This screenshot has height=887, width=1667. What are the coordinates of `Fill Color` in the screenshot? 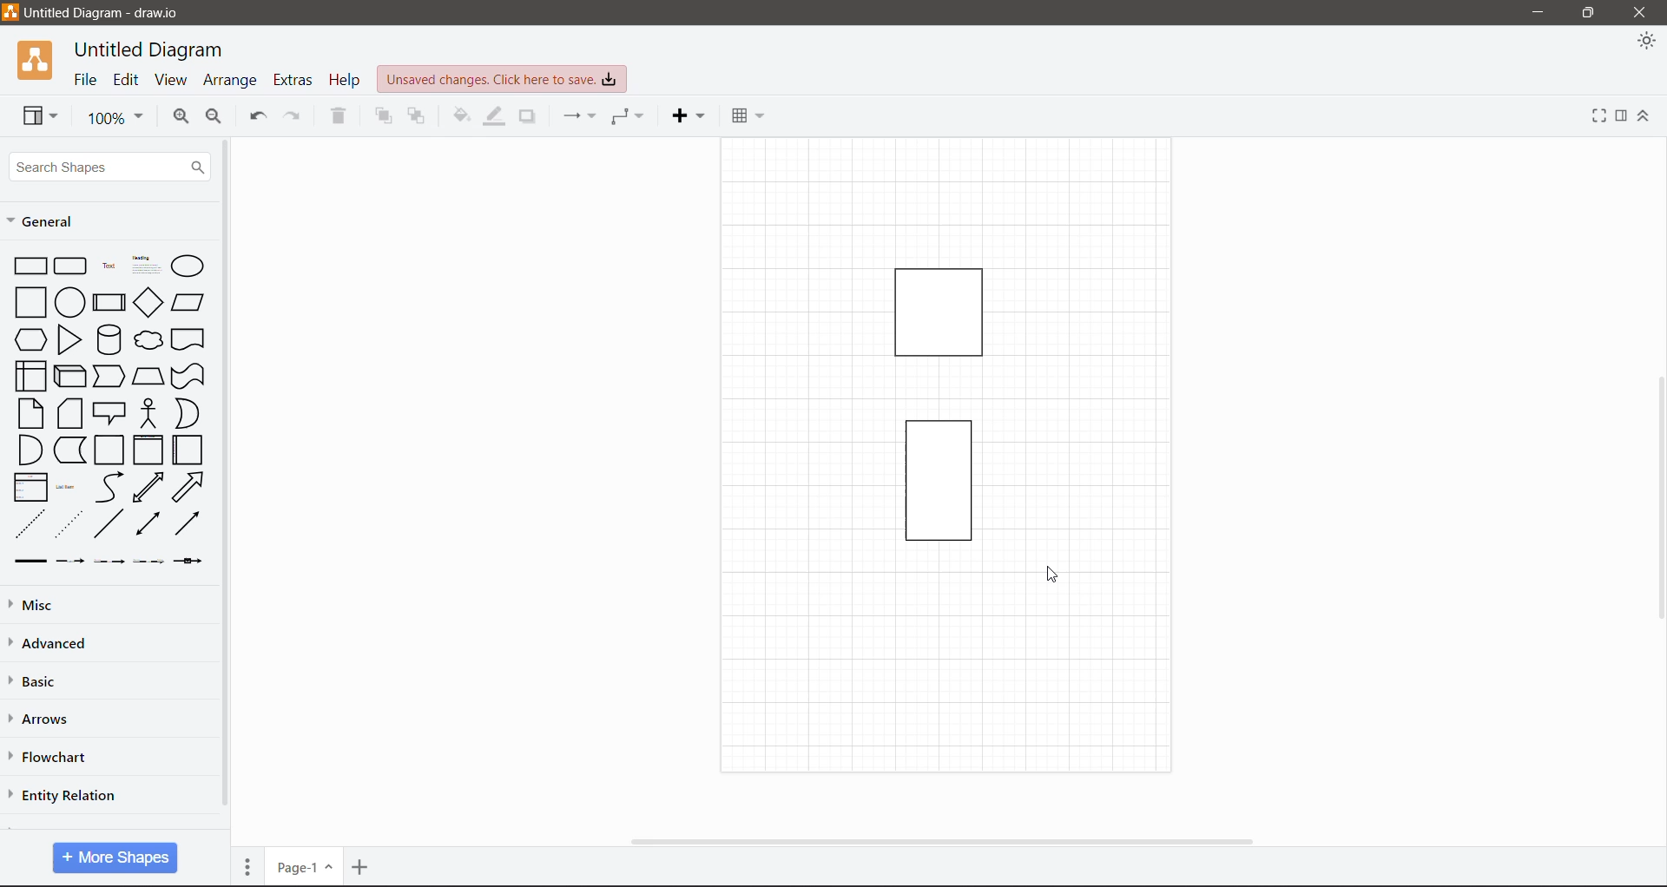 It's located at (461, 119).